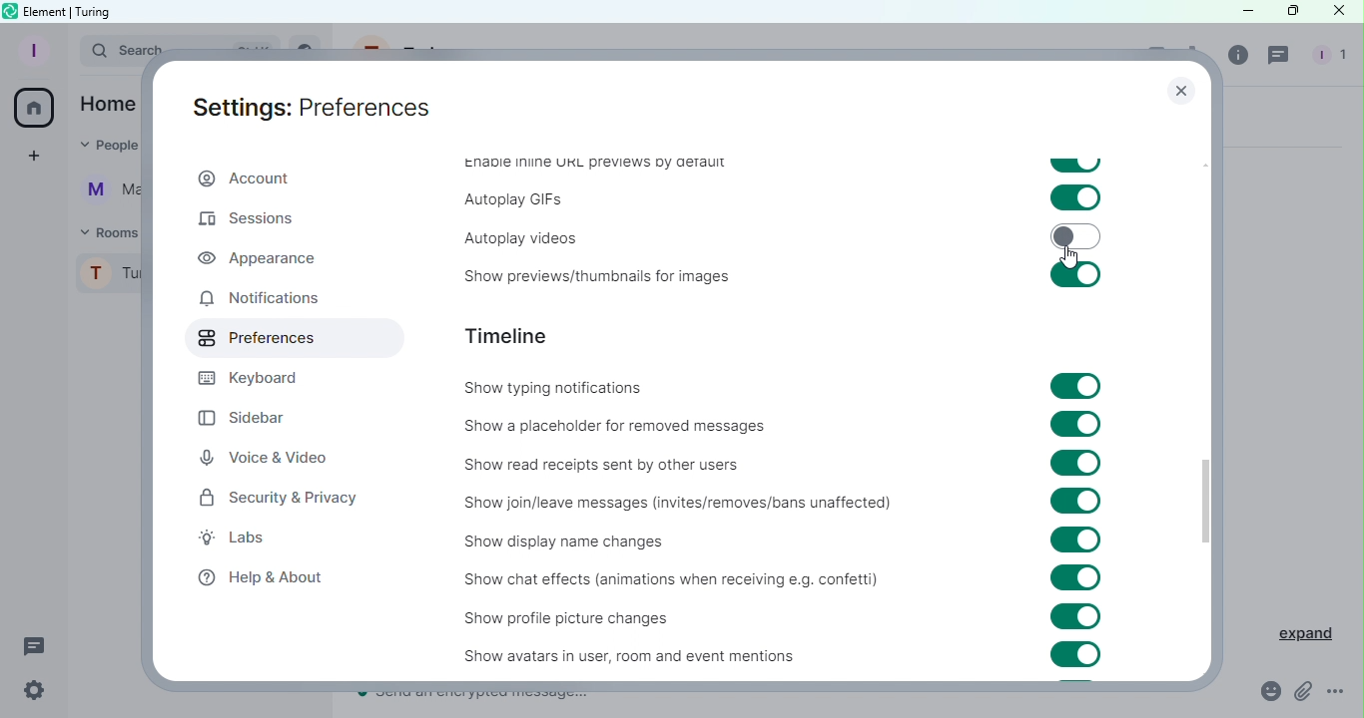 This screenshot has width=1364, height=718. I want to click on Rooms, so click(106, 231).